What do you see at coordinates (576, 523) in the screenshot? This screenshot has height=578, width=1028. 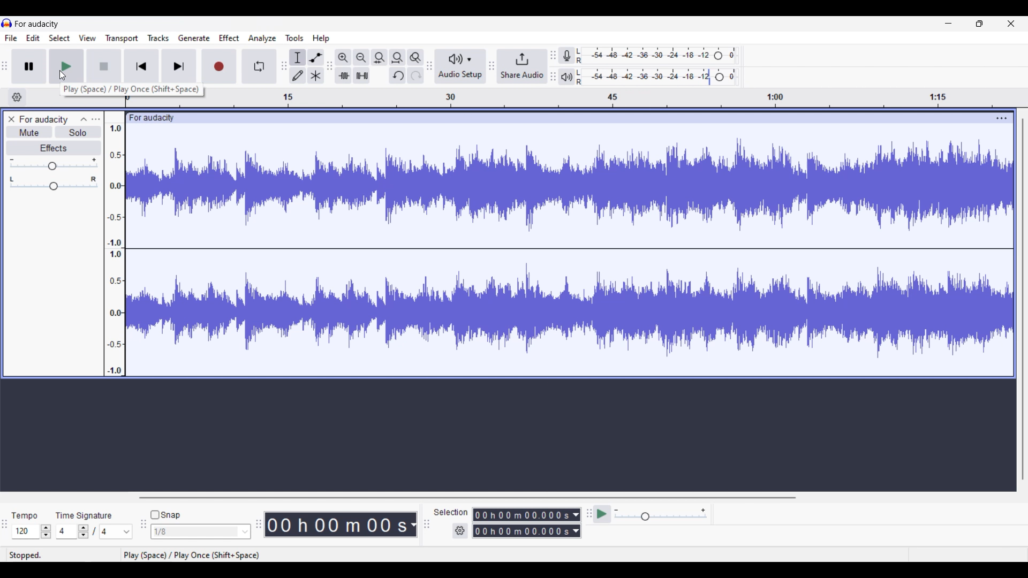 I see `Duration measurement` at bounding box center [576, 523].